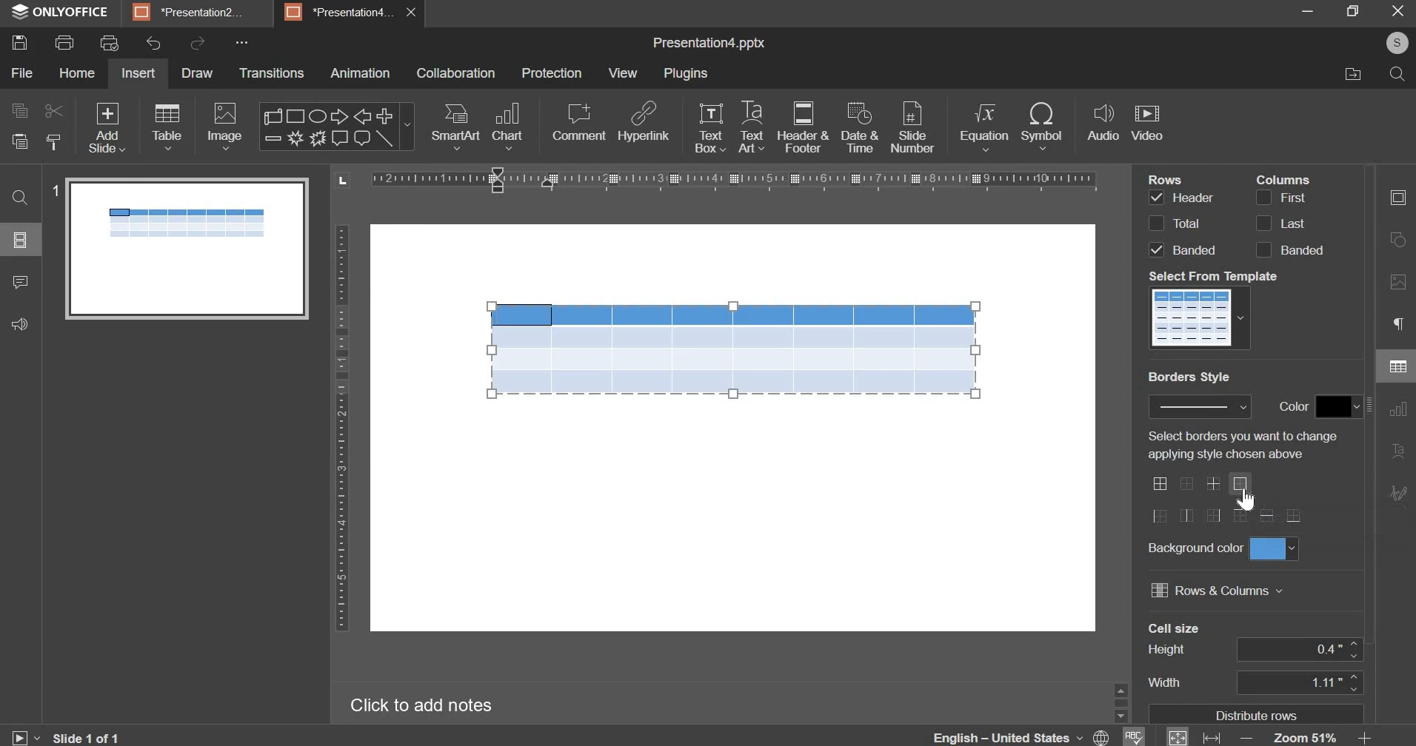  Describe the element at coordinates (78, 73) in the screenshot. I see `home` at that location.